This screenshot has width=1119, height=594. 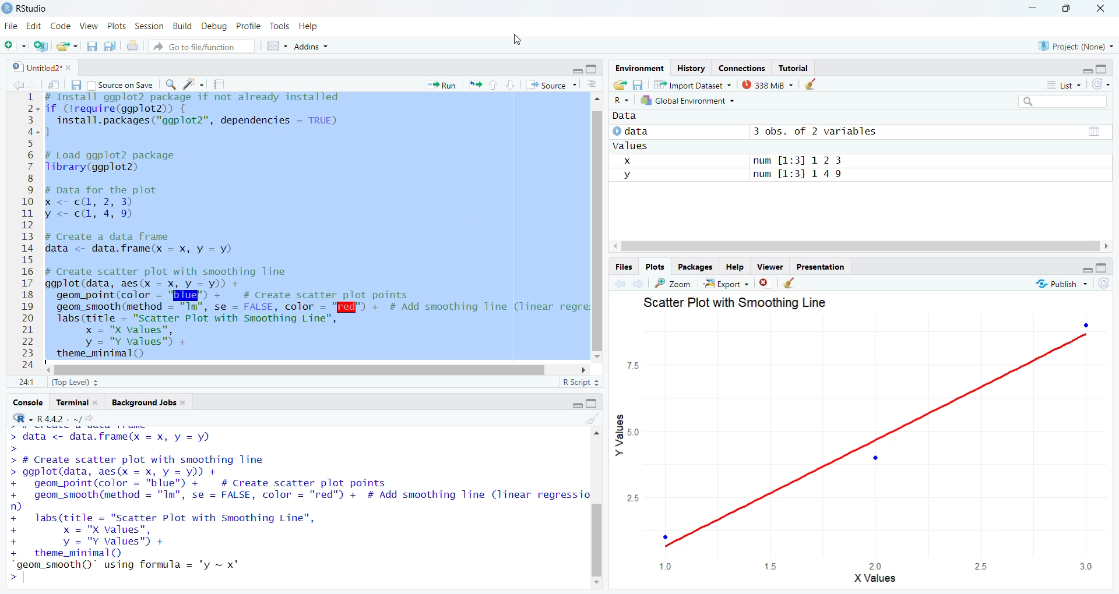 What do you see at coordinates (1082, 269) in the screenshot?
I see `hide r script` at bounding box center [1082, 269].